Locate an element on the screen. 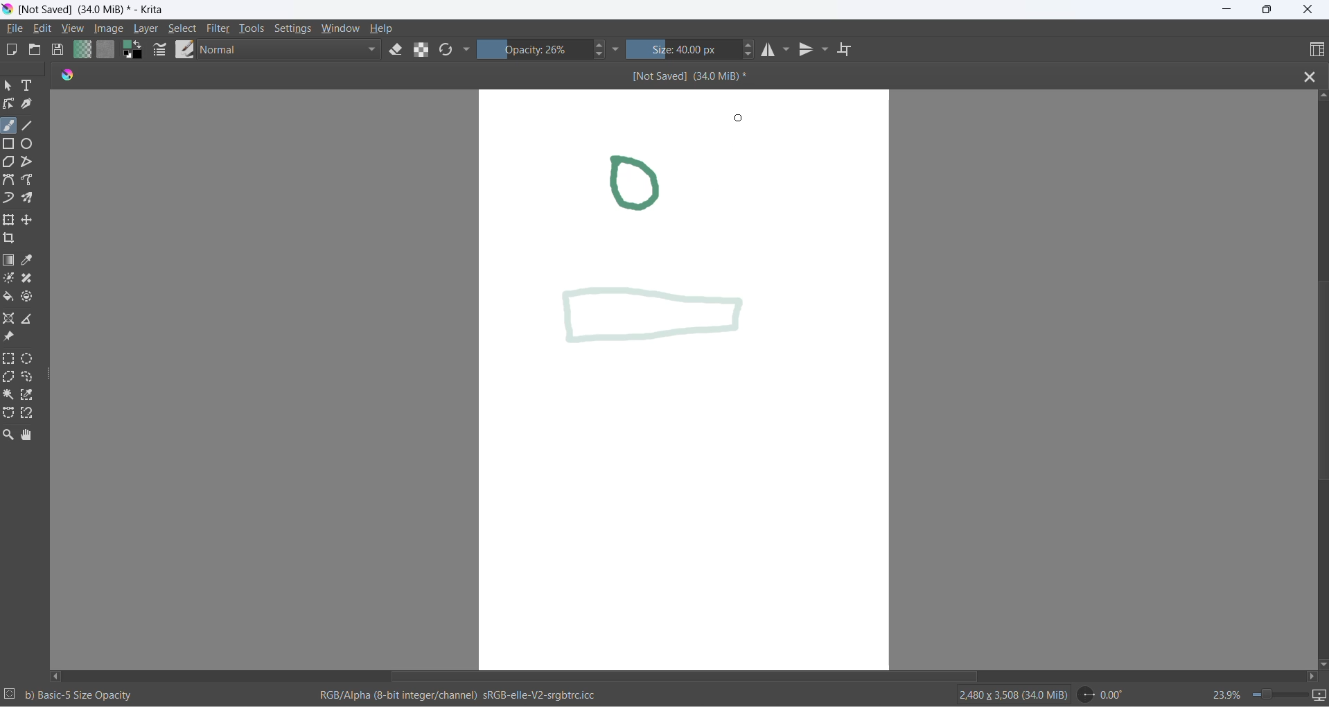  reload original presets is located at coordinates (446, 49).